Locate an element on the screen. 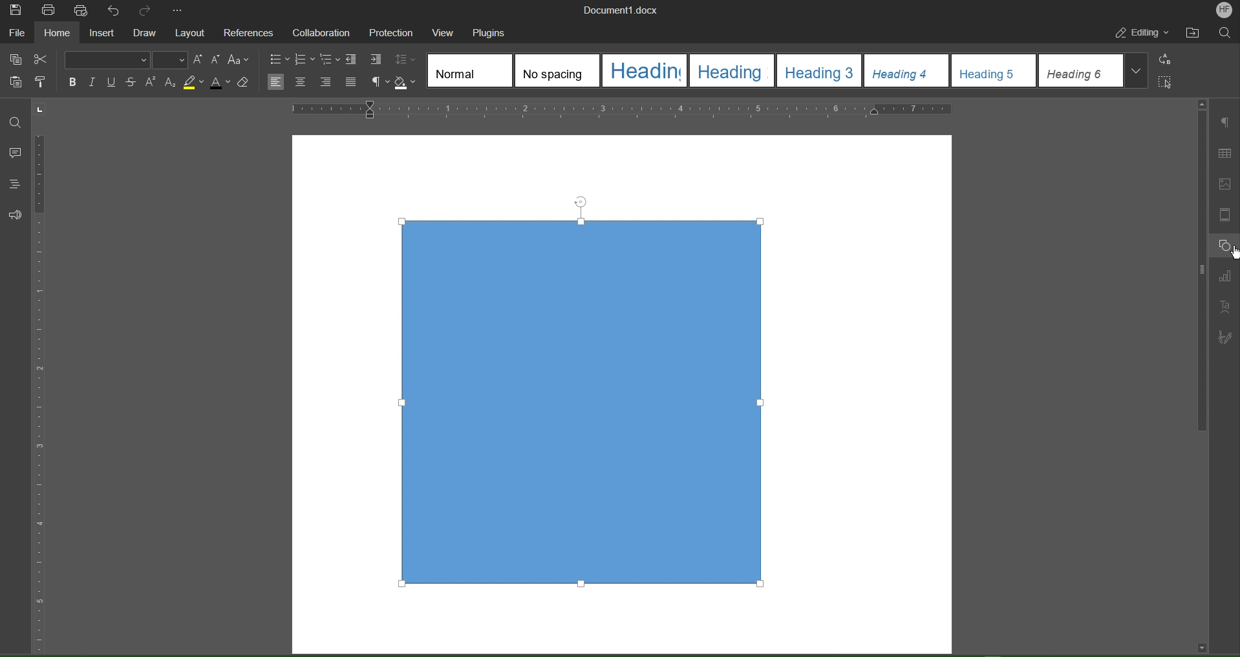 This screenshot has width=1240, height=657. Erase Style is located at coordinates (244, 83).